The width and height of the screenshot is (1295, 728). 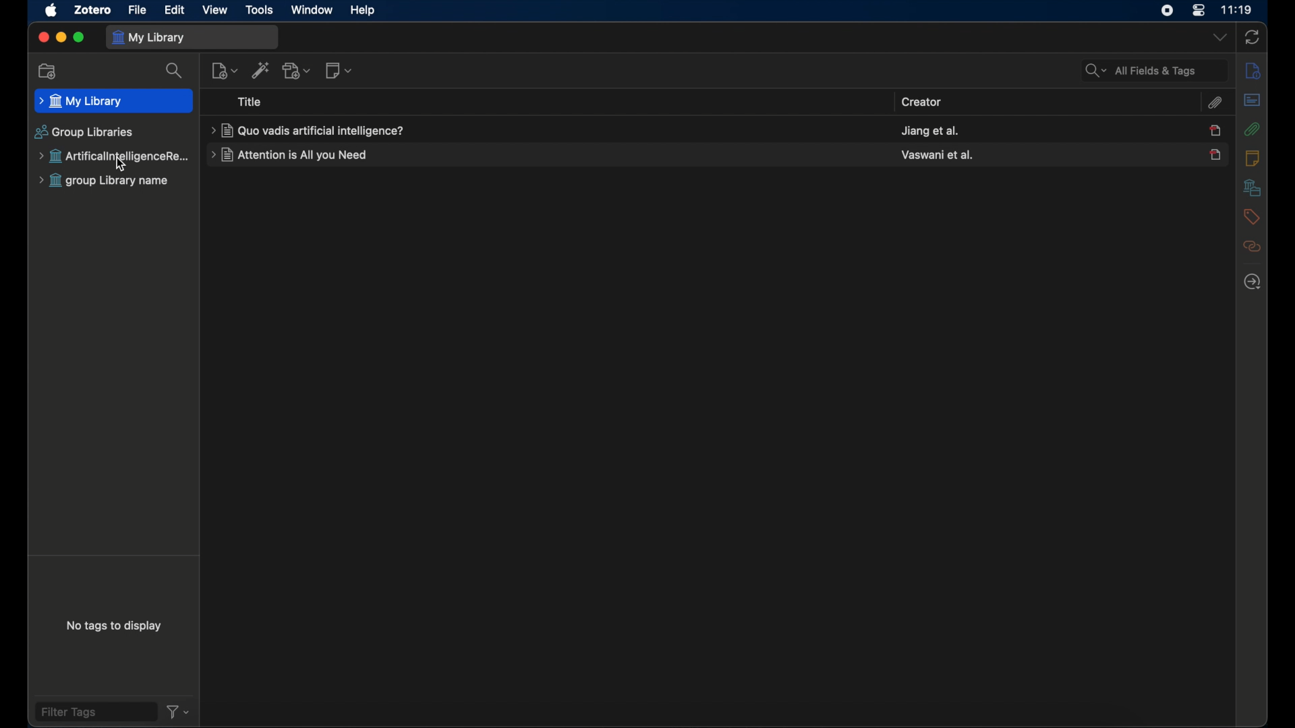 What do you see at coordinates (178, 712) in the screenshot?
I see `filter dropdown` at bounding box center [178, 712].